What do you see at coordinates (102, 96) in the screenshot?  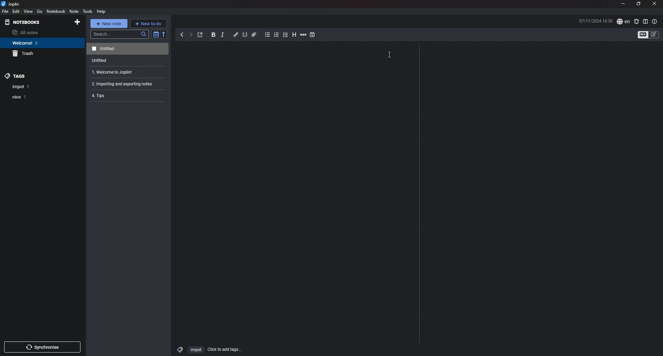 I see `4. Tips` at bounding box center [102, 96].